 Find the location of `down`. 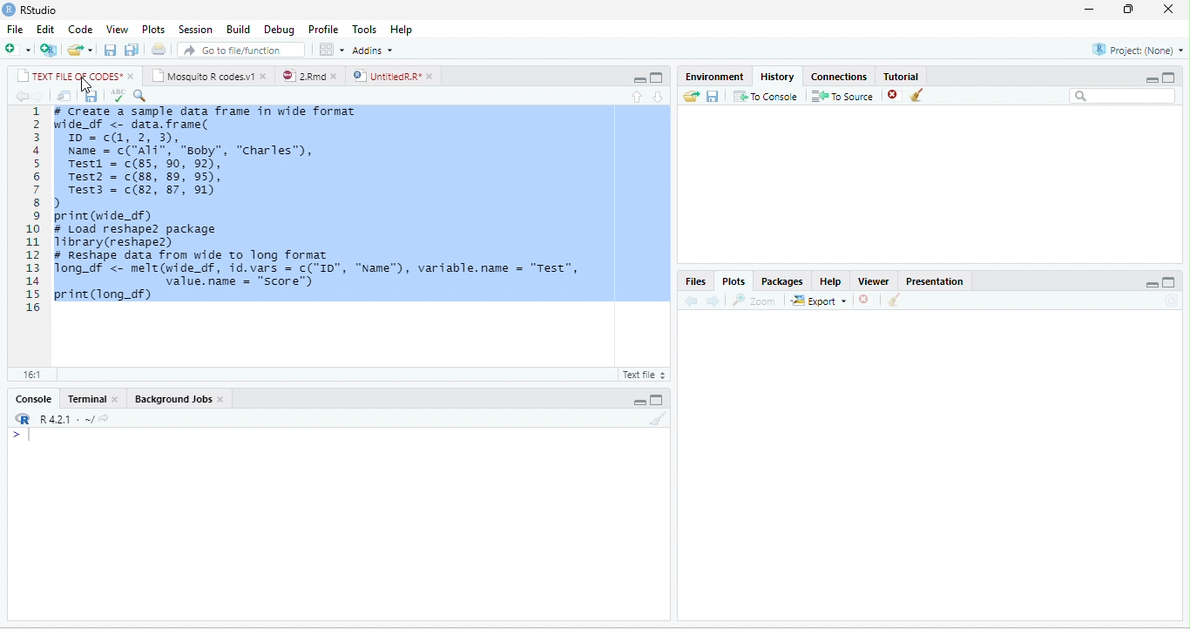

down is located at coordinates (659, 98).